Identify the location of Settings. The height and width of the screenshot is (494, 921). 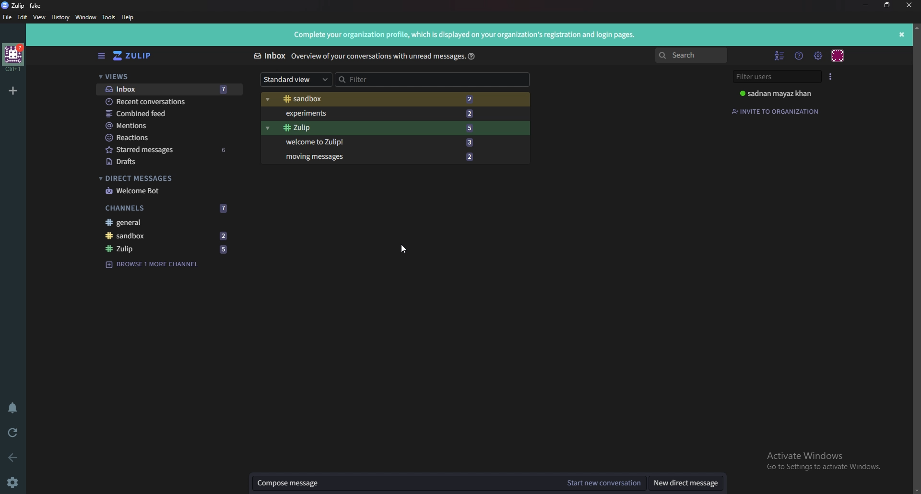
(14, 482).